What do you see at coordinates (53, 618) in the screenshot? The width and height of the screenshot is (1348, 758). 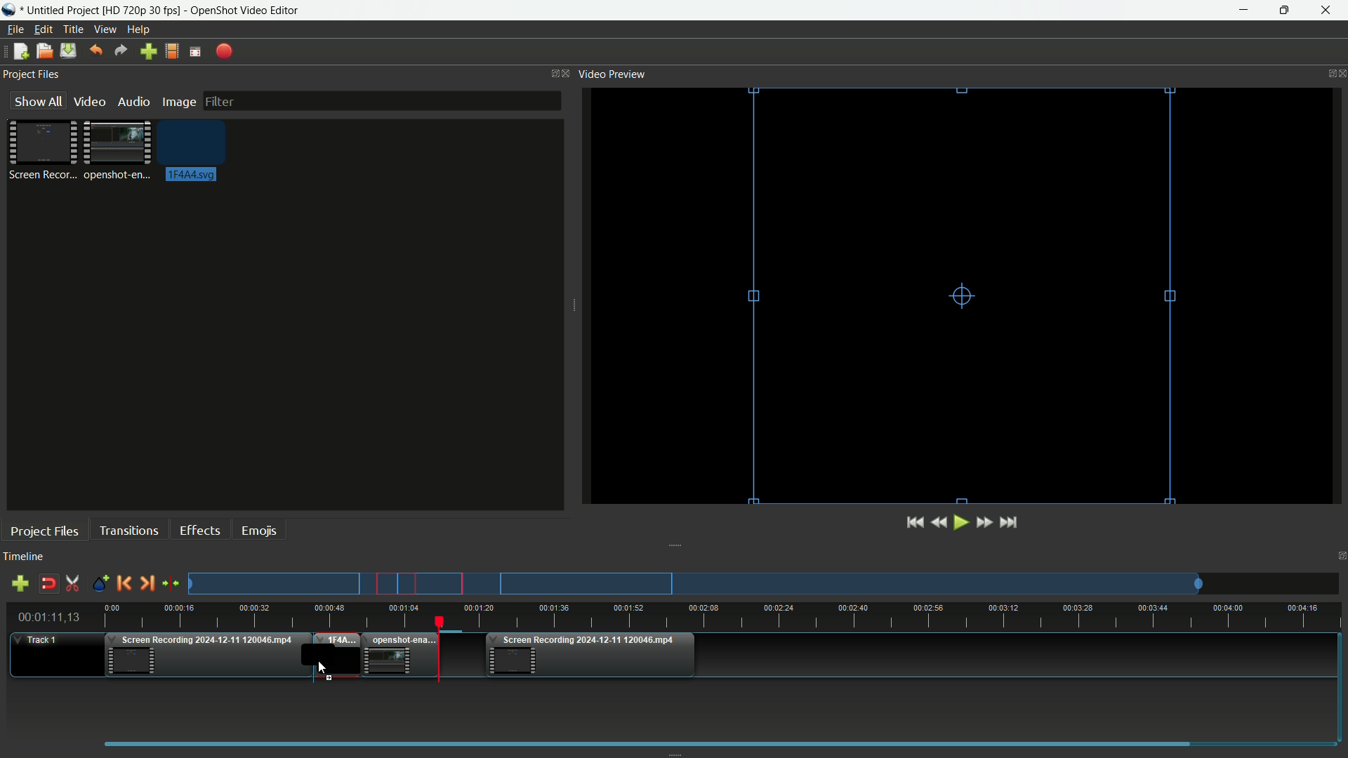 I see `Current time` at bounding box center [53, 618].